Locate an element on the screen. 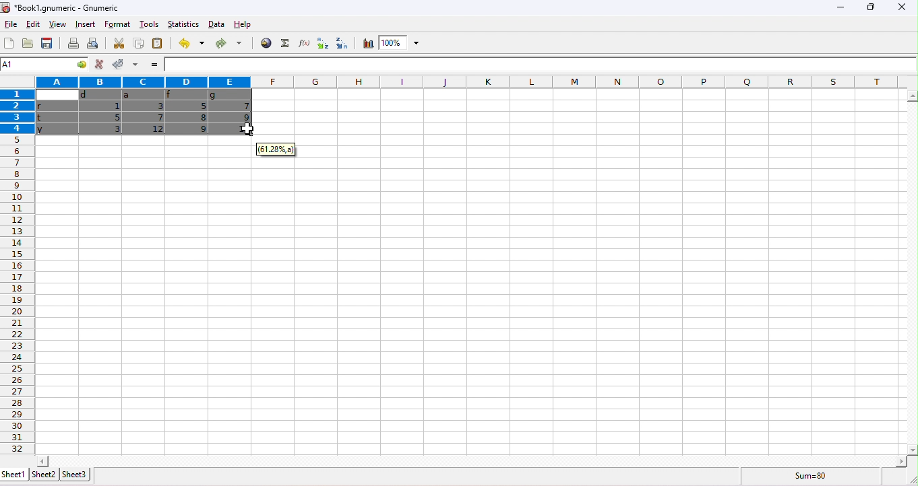 The image size is (918, 486). save is located at coordinates (47, 42).